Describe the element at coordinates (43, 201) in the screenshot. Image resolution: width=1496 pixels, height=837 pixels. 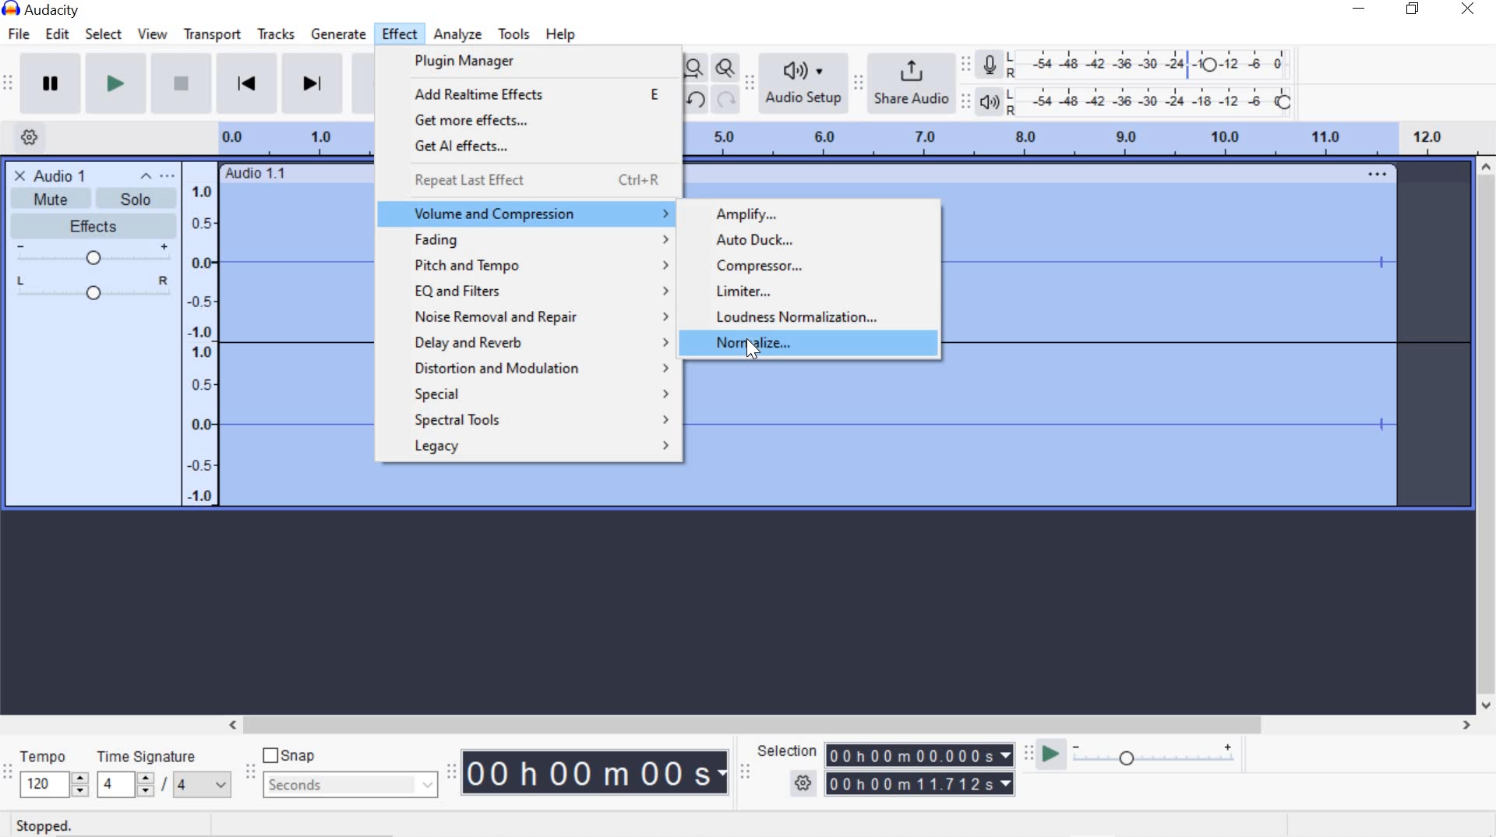
I see `MUTE` at that location.